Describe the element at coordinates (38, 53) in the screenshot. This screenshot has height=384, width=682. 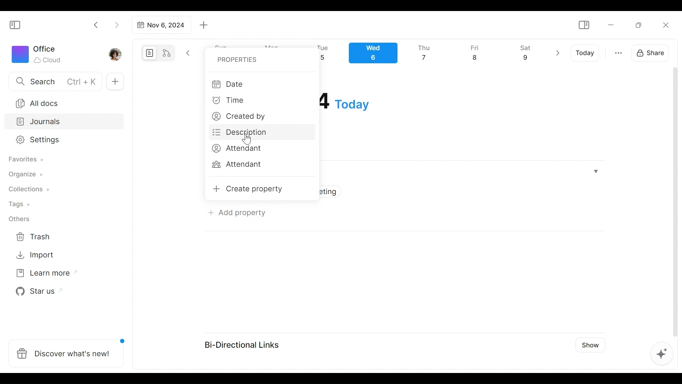
I see `Workspace icon` at that location.